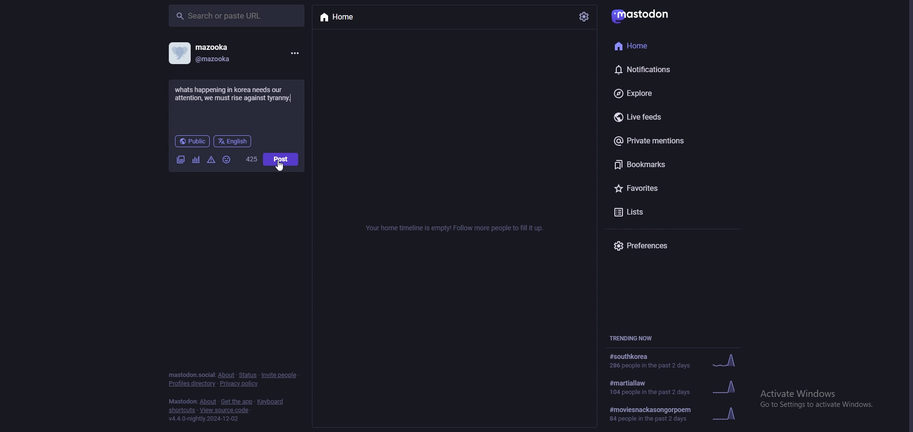  I want to click on trending, so click(676, 386).